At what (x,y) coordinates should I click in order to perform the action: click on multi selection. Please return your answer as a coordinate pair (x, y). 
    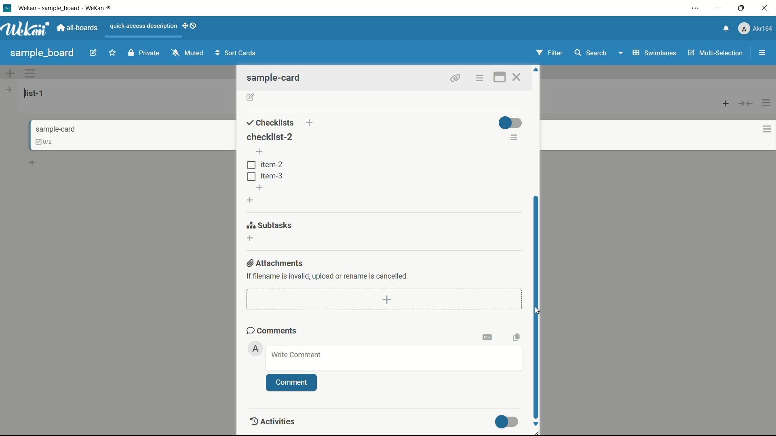
    Looking at the image, I should click on (715, 54).